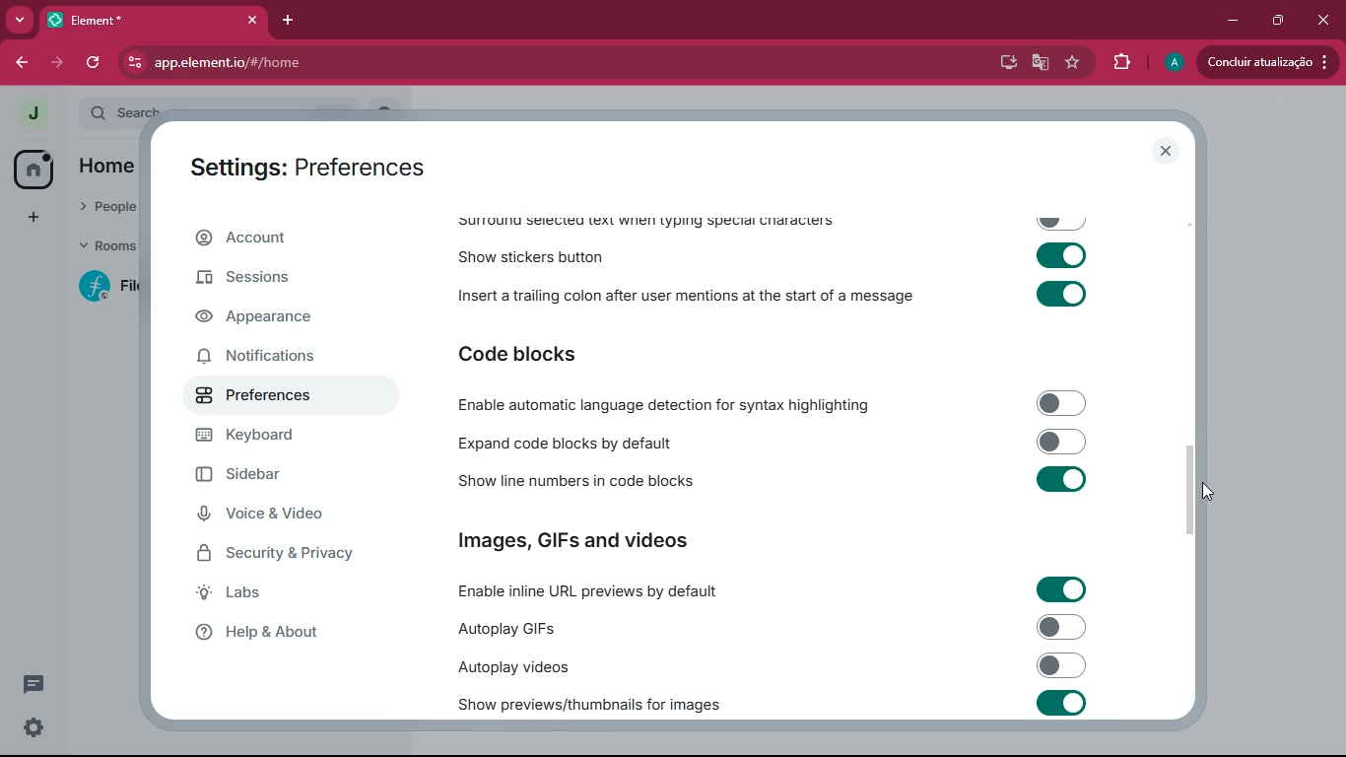 This screenshot has height=757, width=1346. Describe the element at coordinates (1195, 485) in the screenshot. I see `scroll bar ` at that location.